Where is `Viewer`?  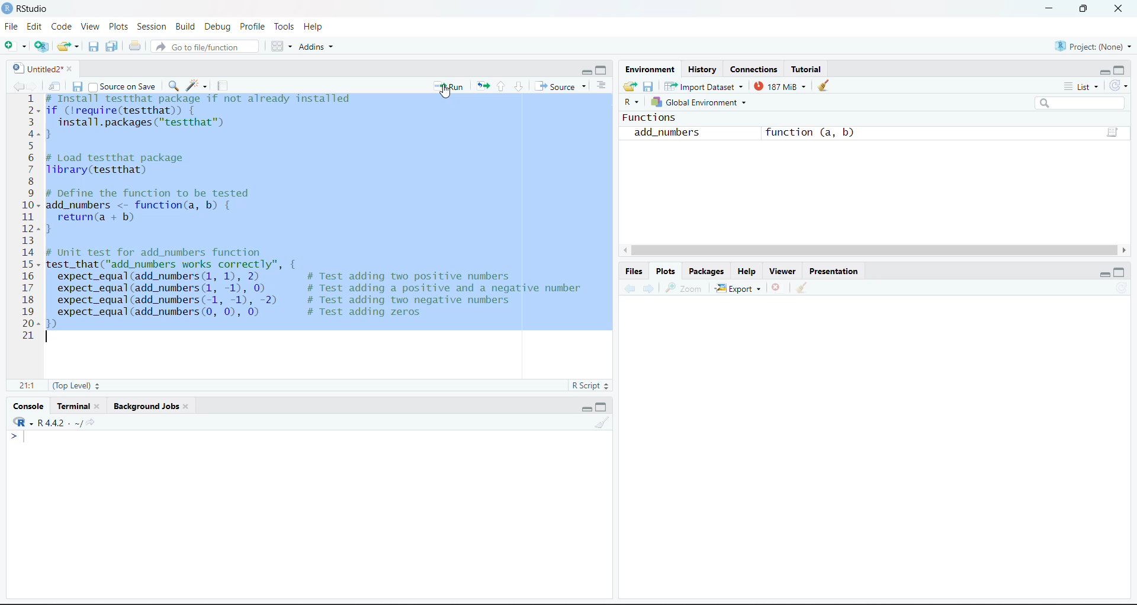
Viewer is located at coordinates (785, 271).